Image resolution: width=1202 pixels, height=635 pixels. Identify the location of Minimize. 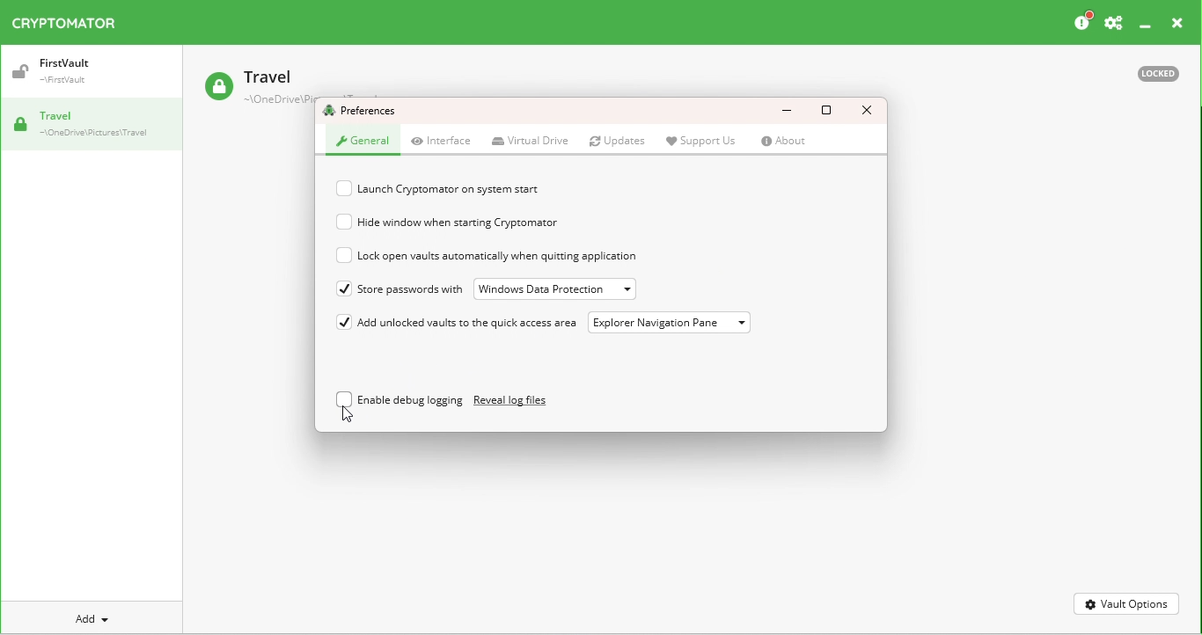
(786, 108).